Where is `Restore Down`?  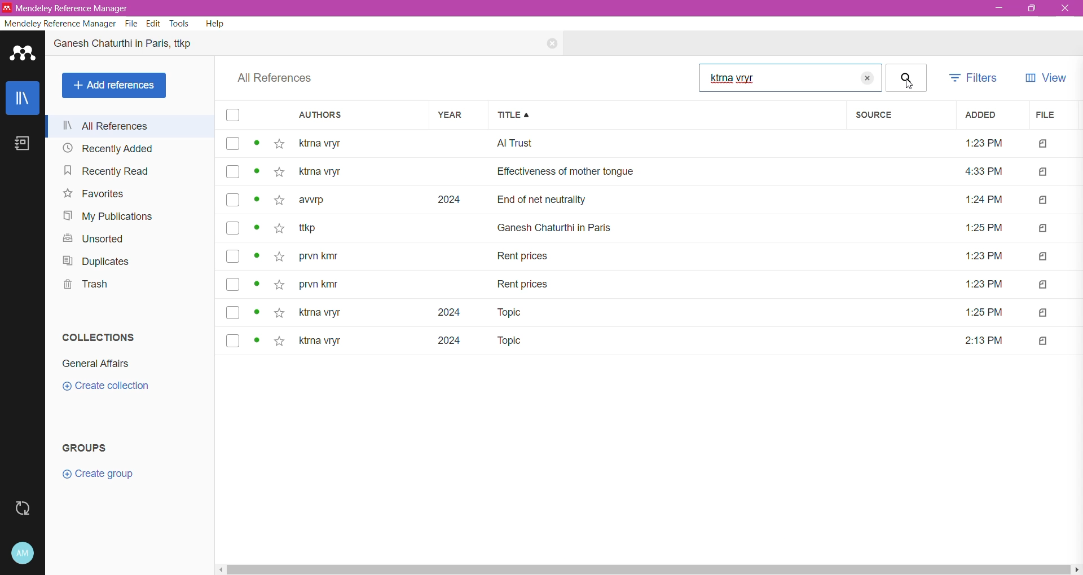
Restore Down is located at coordinates (1031, 10).